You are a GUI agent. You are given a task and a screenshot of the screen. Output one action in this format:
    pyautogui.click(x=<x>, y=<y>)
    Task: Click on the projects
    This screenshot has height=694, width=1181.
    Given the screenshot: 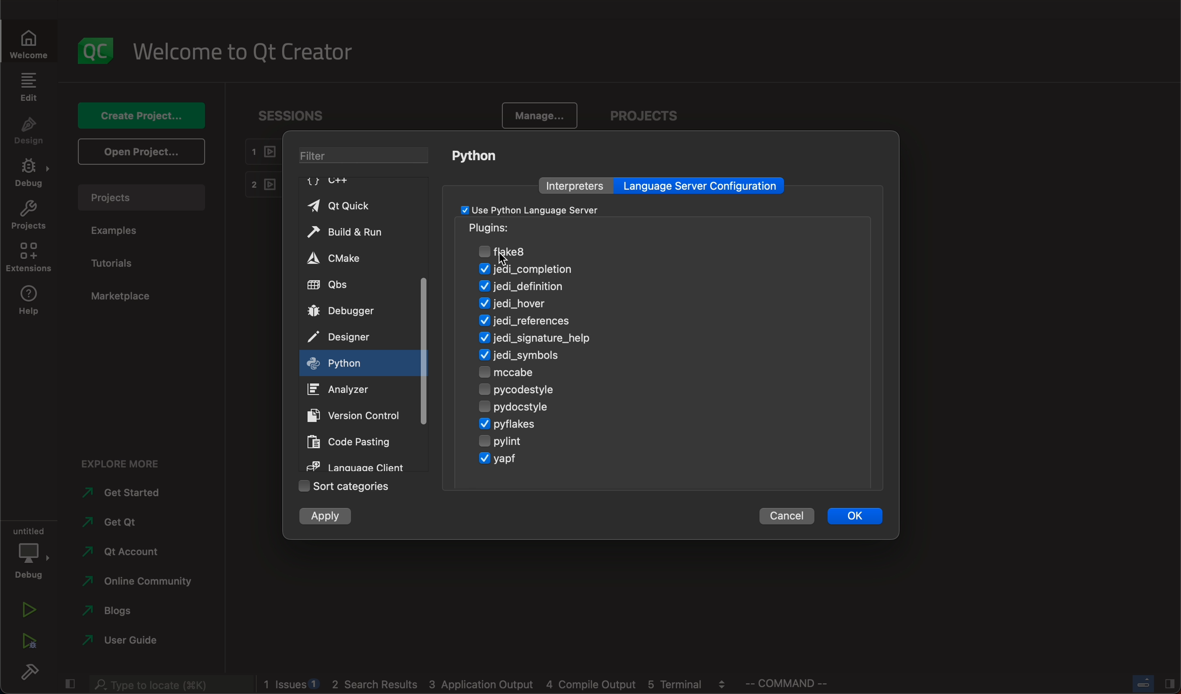 What is the action you would take?
    pyautogui.click(x=644, y=114)
    